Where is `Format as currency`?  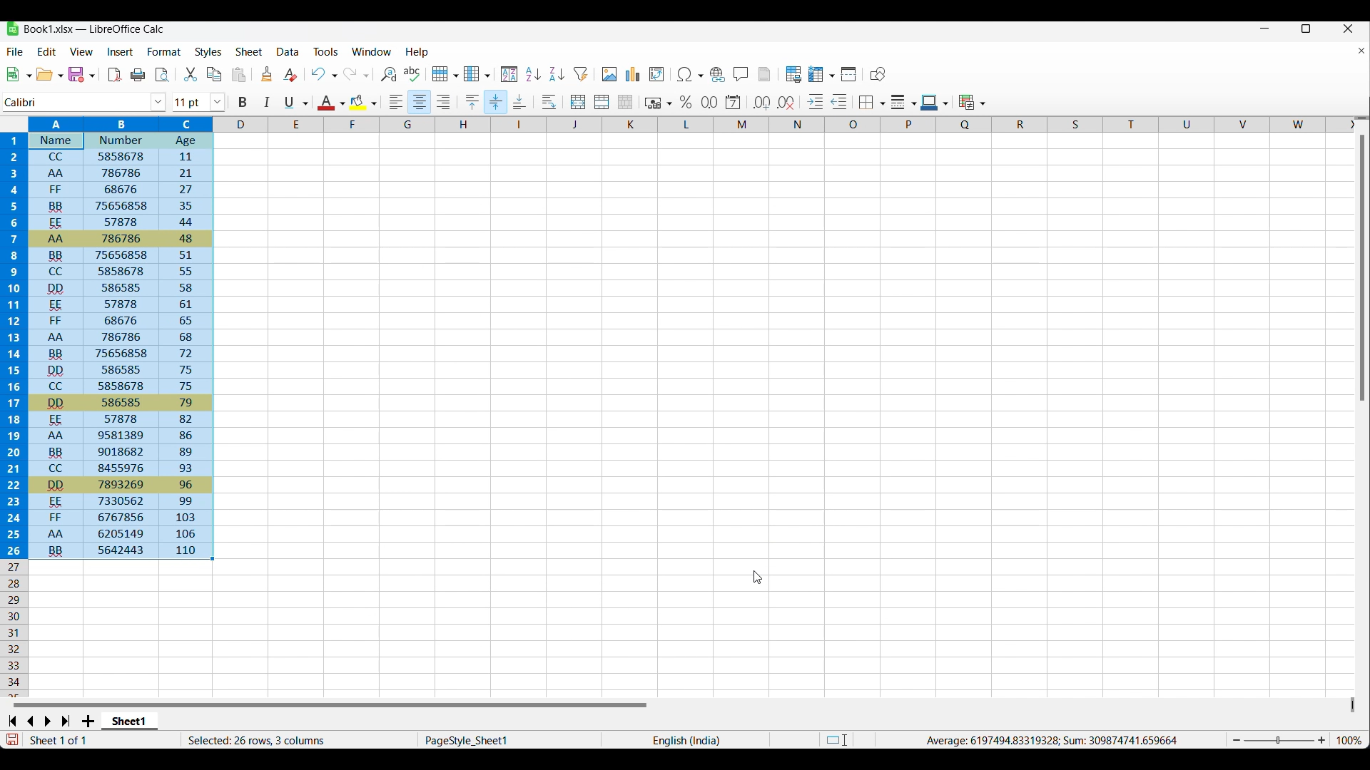
Format as currency is located at coordinates (657, 103).